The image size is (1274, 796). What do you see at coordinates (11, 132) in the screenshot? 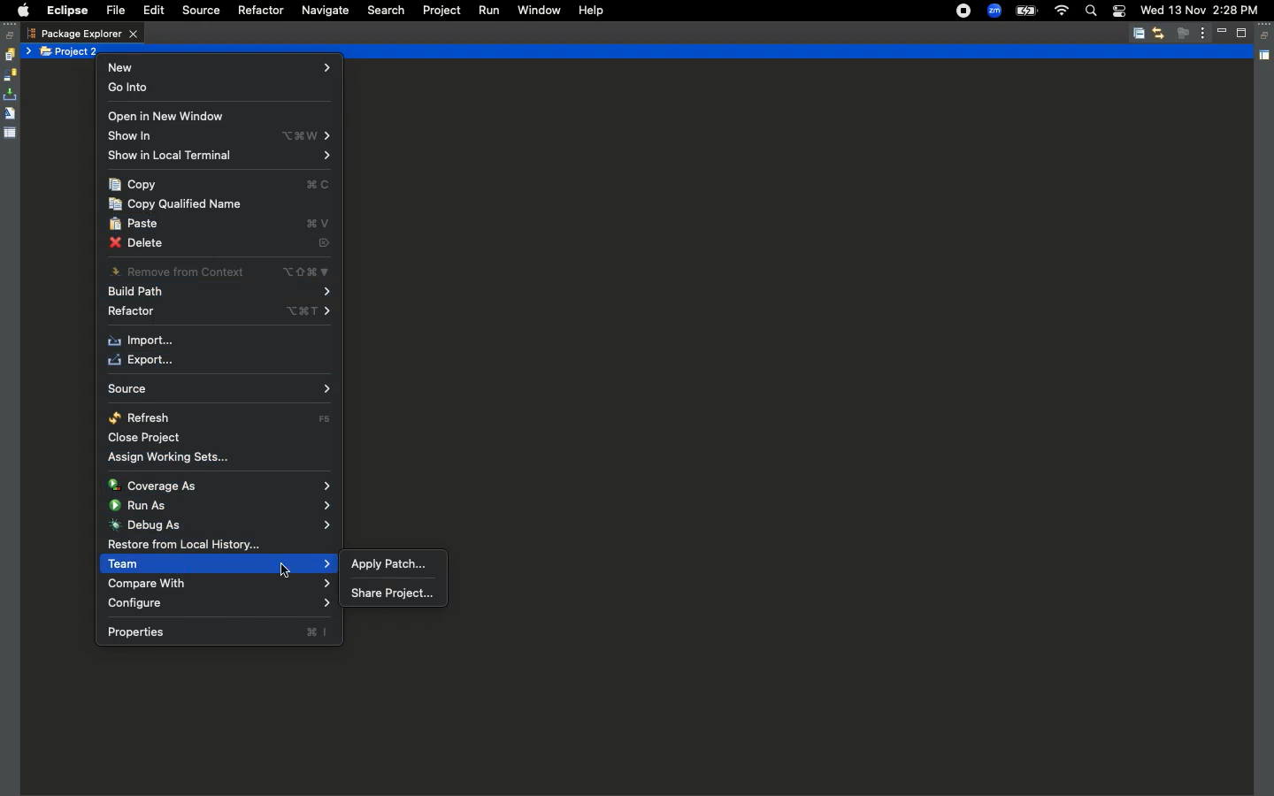
I see `Properties` at bounding box center [11, 132].